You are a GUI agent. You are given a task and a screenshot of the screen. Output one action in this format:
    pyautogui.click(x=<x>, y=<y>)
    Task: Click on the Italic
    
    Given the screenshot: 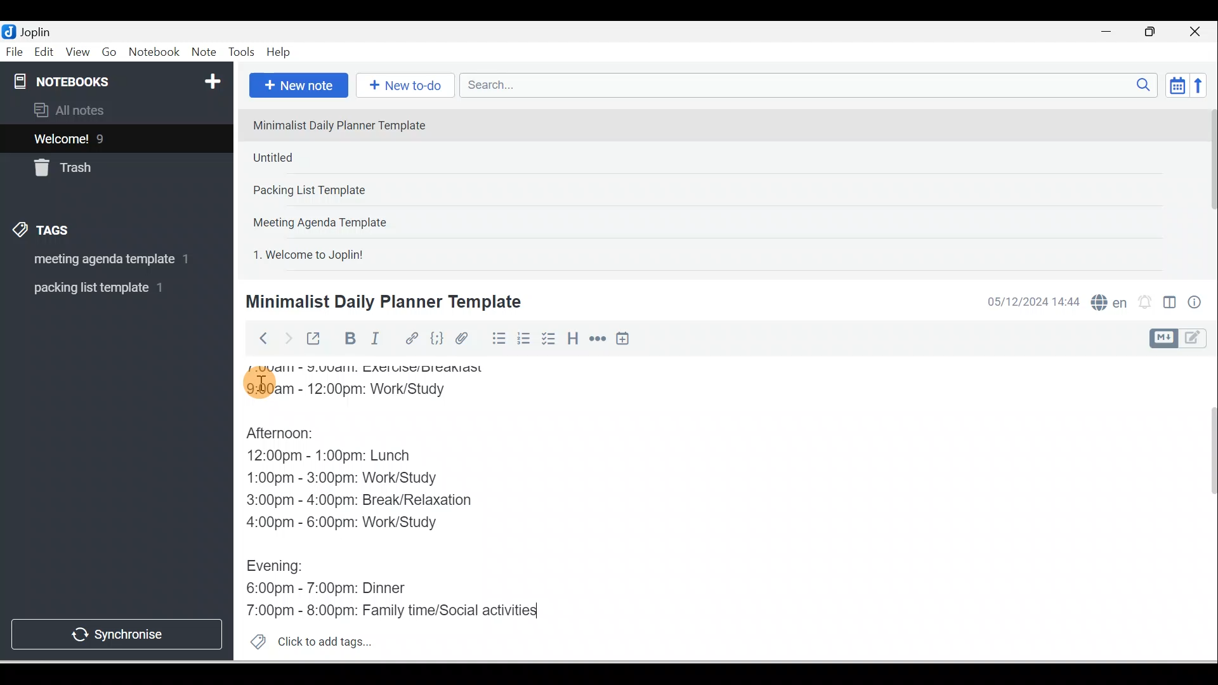 What is the action you would take?
    pyautogui.click(x=377, y=341)
    